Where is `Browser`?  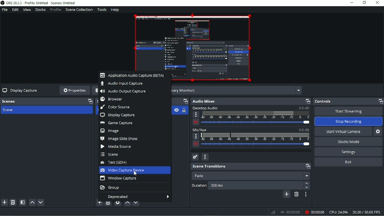 Browser is located at coordinates (113, 99).